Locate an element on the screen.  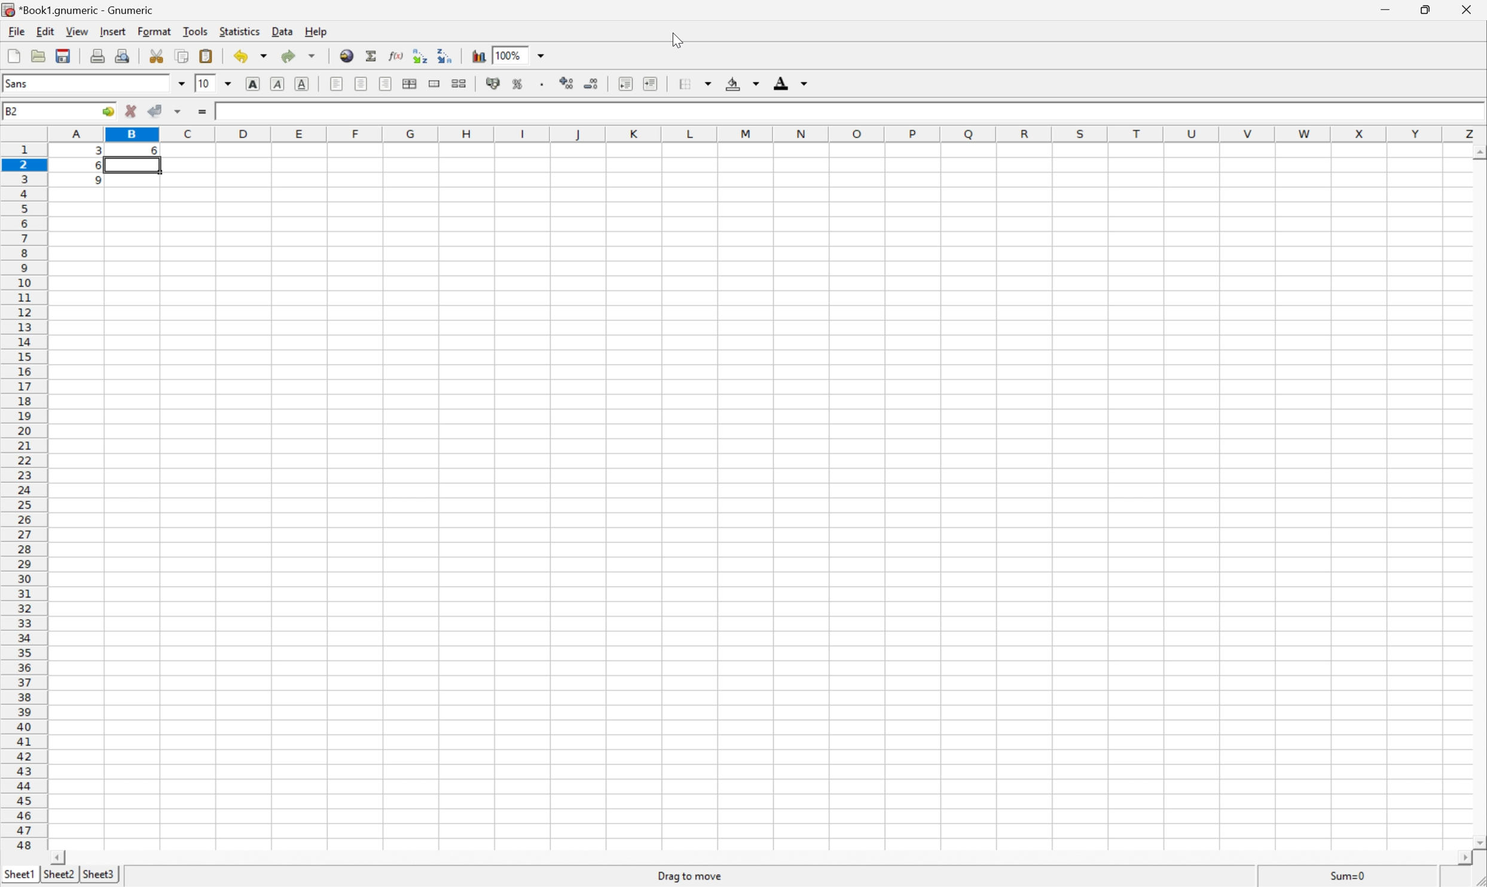
Undo is located at coordinates (251, 54).